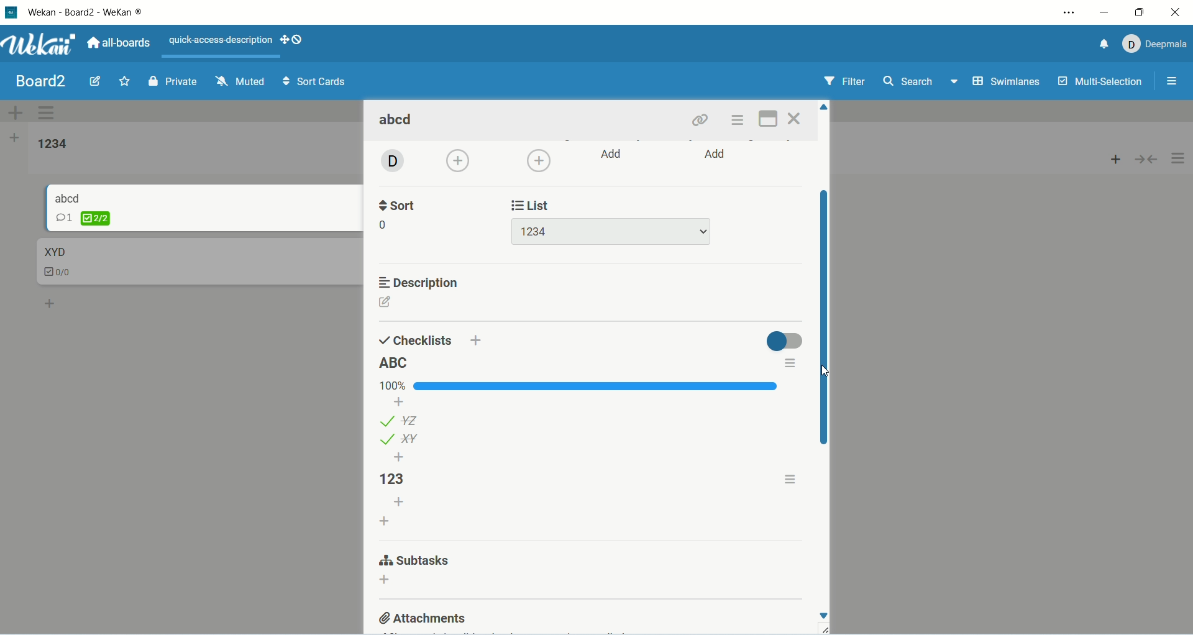 This screenshot has height=635, width=1193. What do you see at coordinates (124, 82) in the screenshot?
I see `favorite` at bounding box center [124, 82].